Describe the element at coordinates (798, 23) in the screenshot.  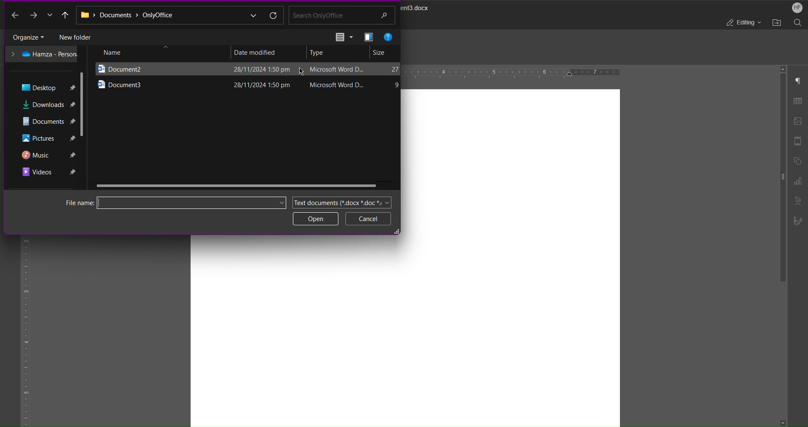
I see `Search` at that location.